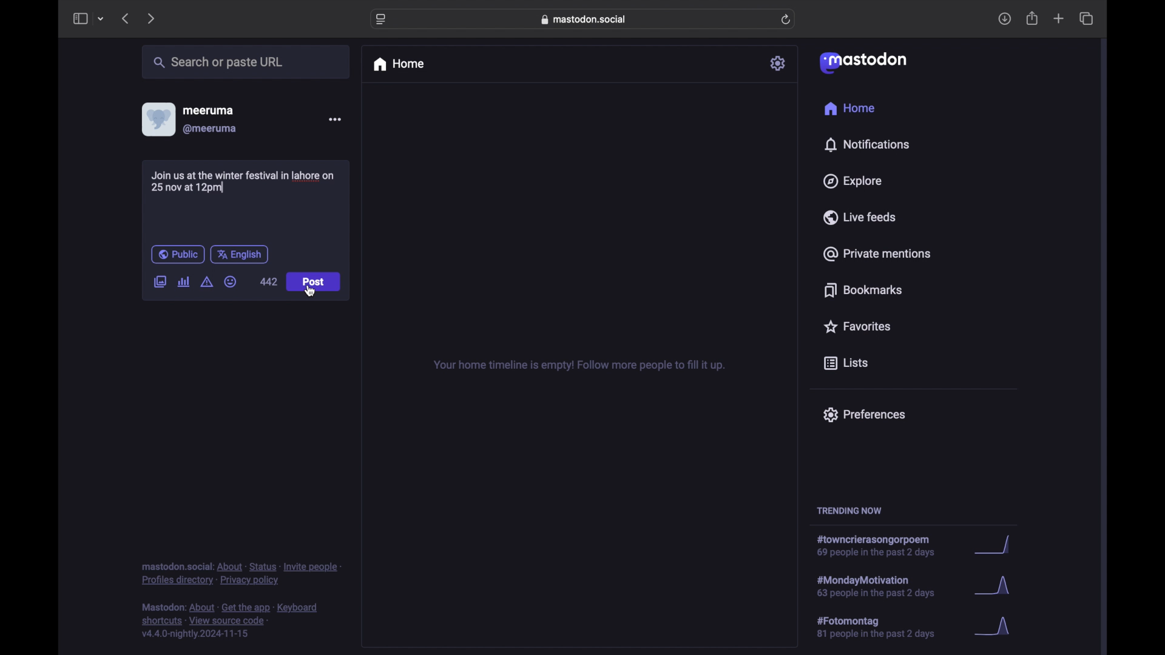  Describe the element at coordinates (856, 326) in the screenshot. I see `favorites` at that location.